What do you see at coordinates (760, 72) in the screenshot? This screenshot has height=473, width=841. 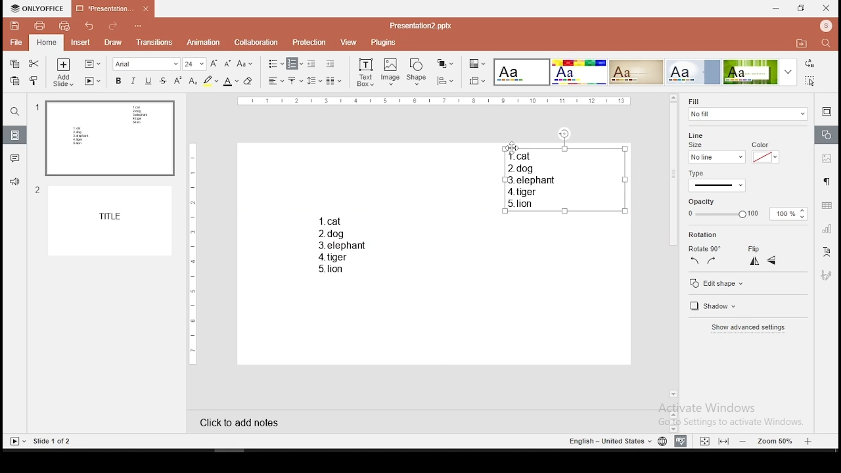 I see `theme` at bounding box center [760, 72].